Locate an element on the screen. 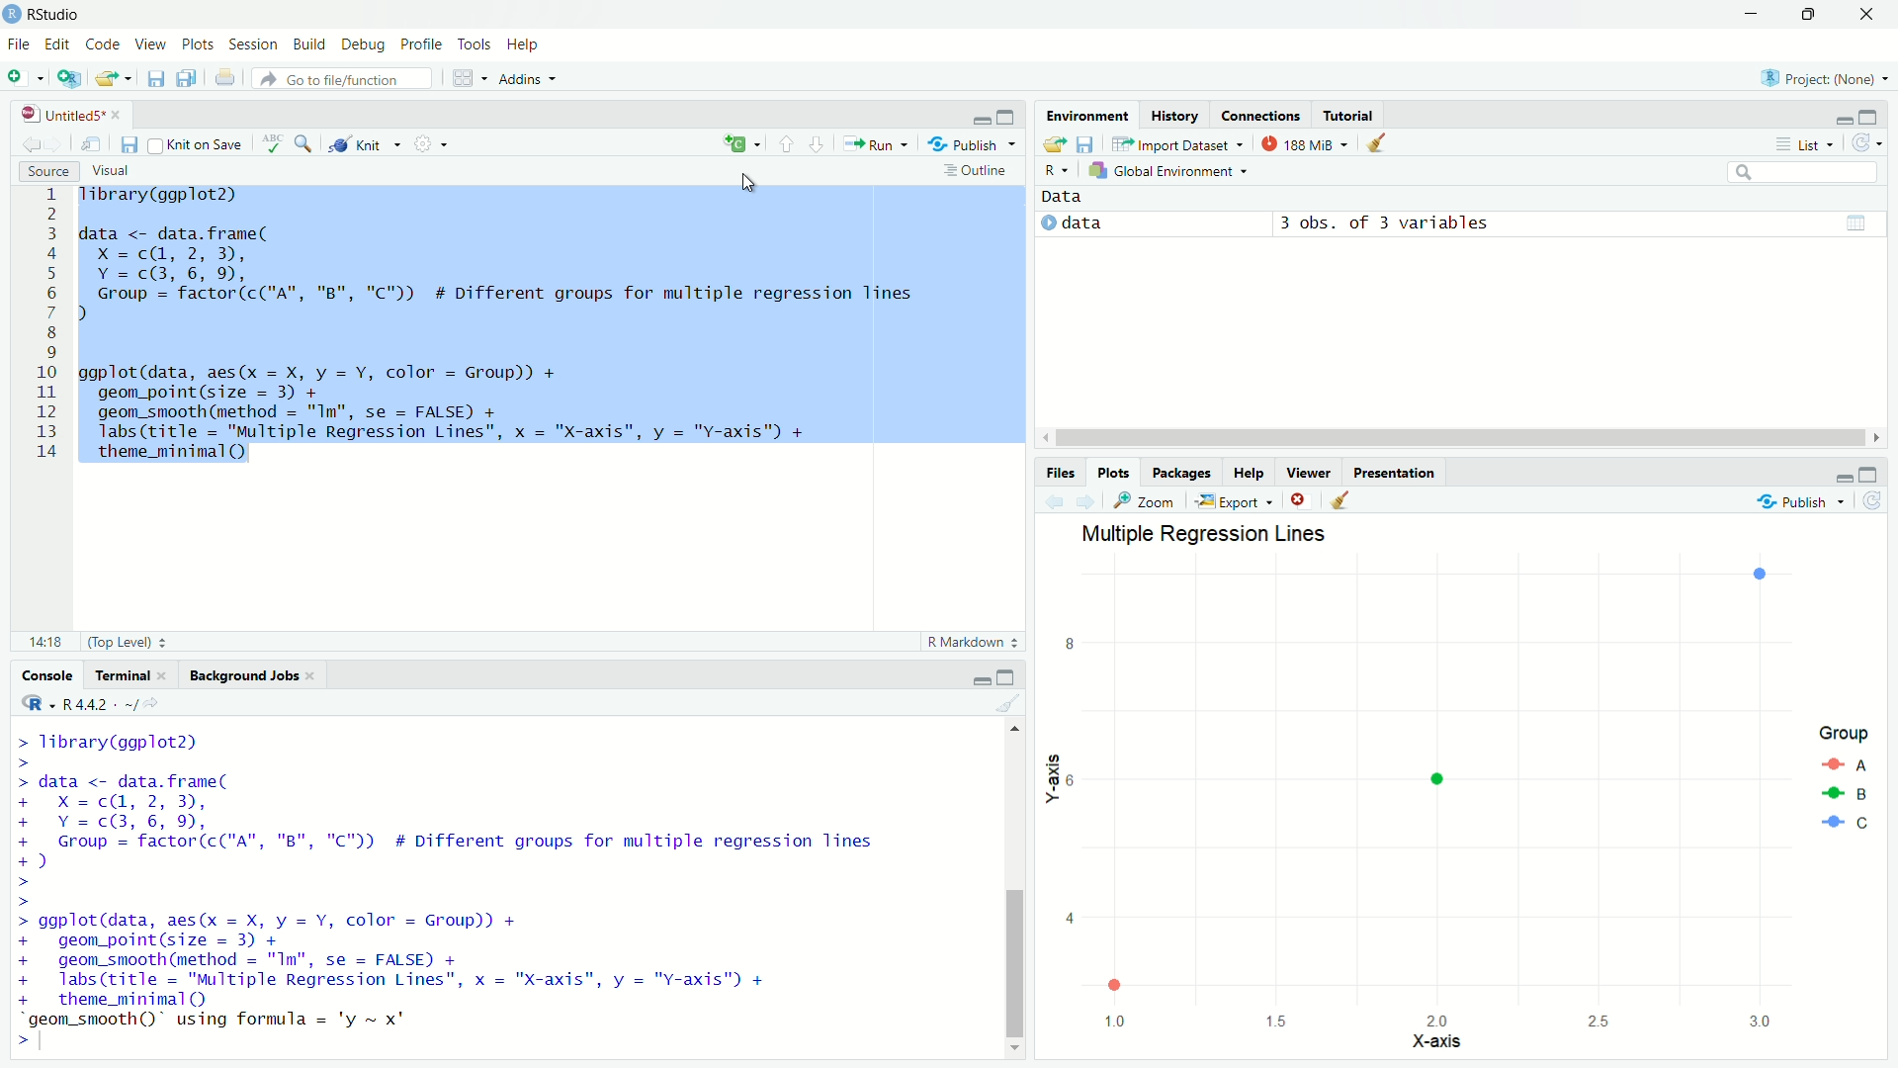  files is located at coordinates (1091, 145).